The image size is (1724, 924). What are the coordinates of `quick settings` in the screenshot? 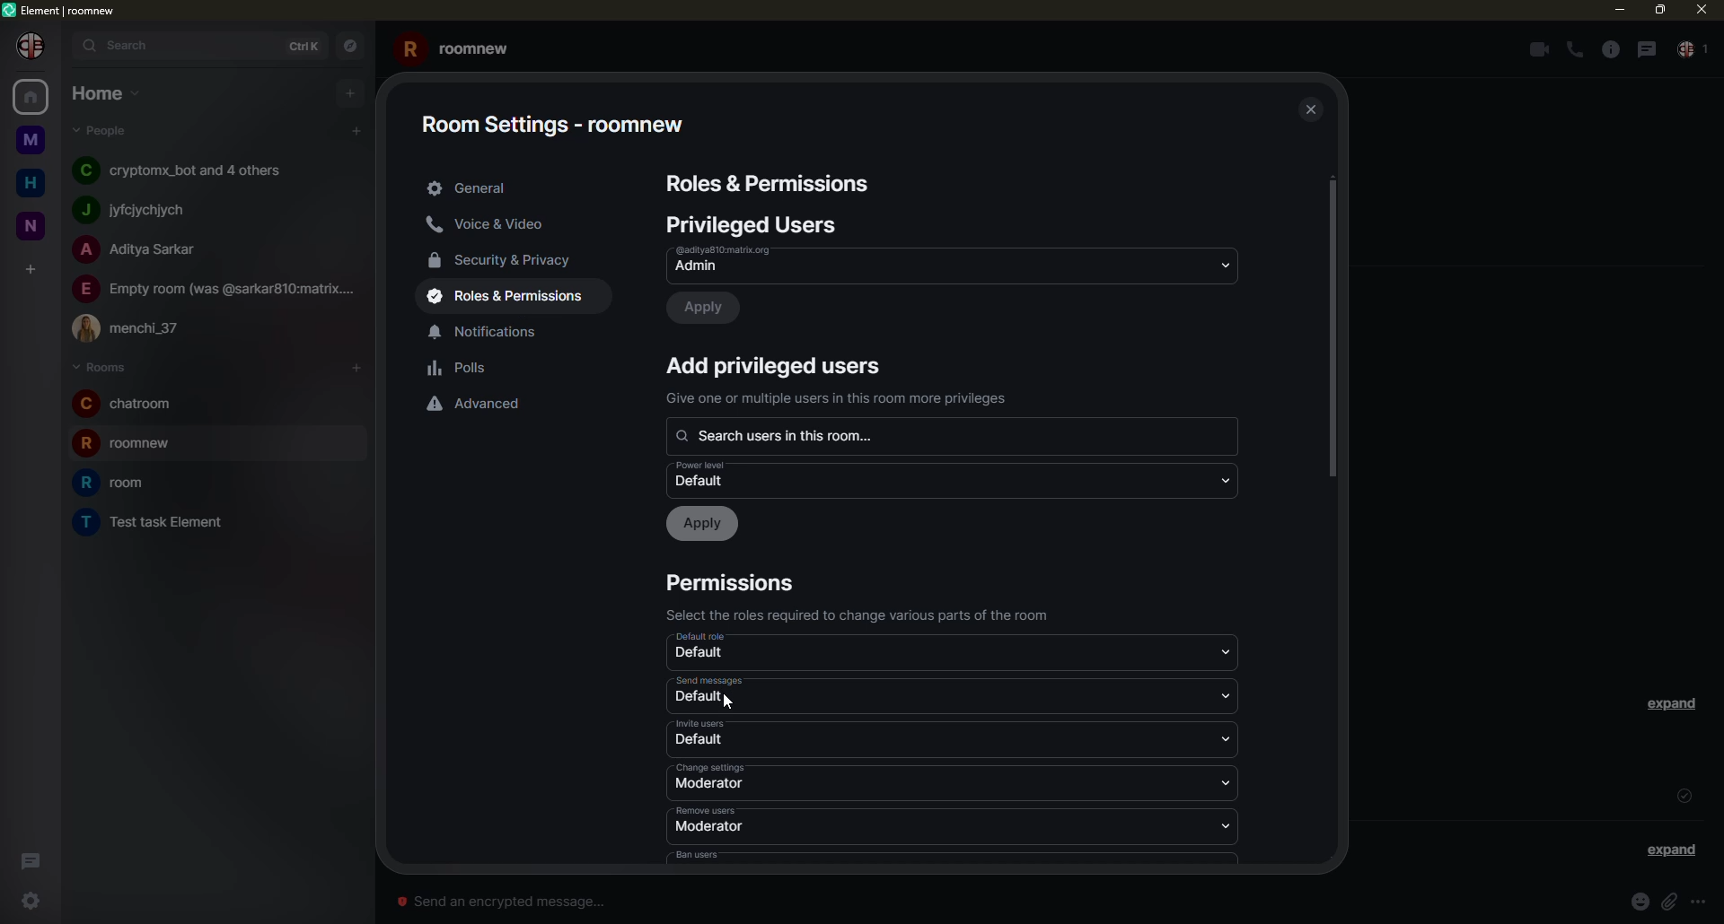 It's located at (26, 902).